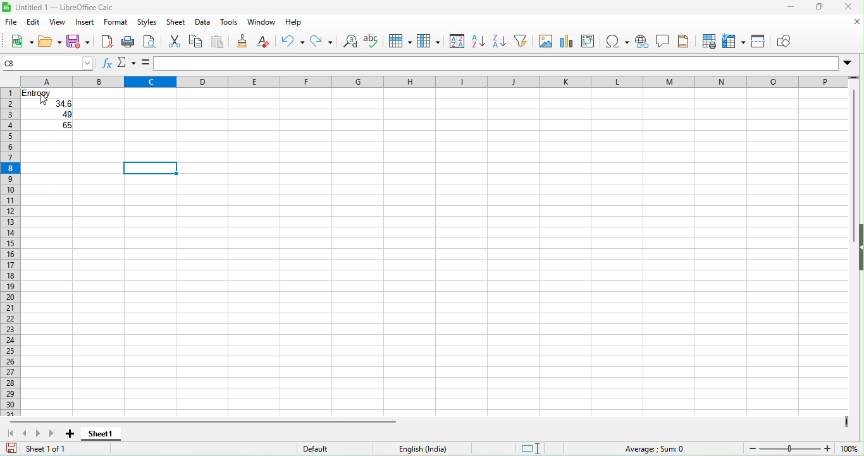 The width and height of the screenshot is (864, 456). Describe the element at coordinates (665, 42) in the screenshot. I see `insert a comment` at that location.